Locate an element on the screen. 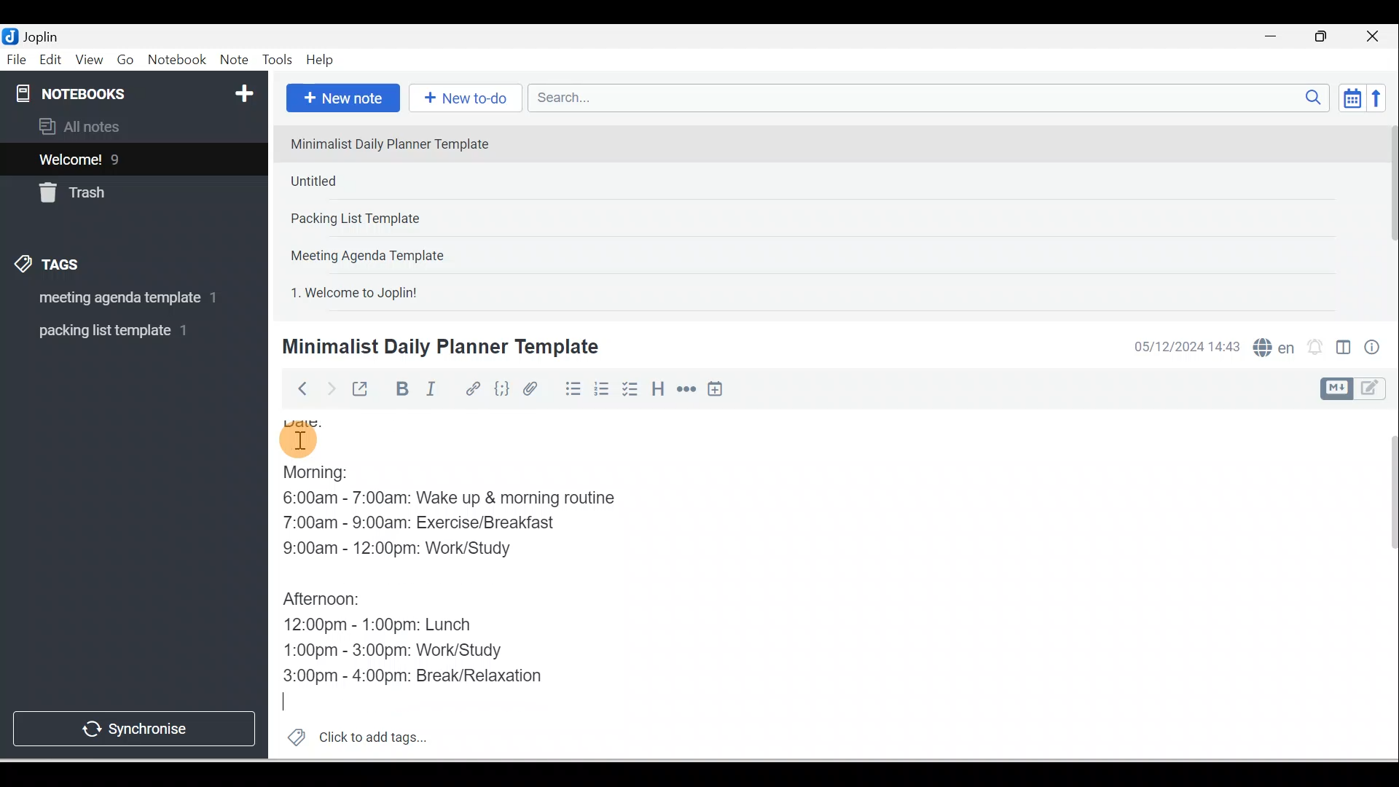 The image size is (1399, 787). Tag 1 is located at coordinates (114, 299).